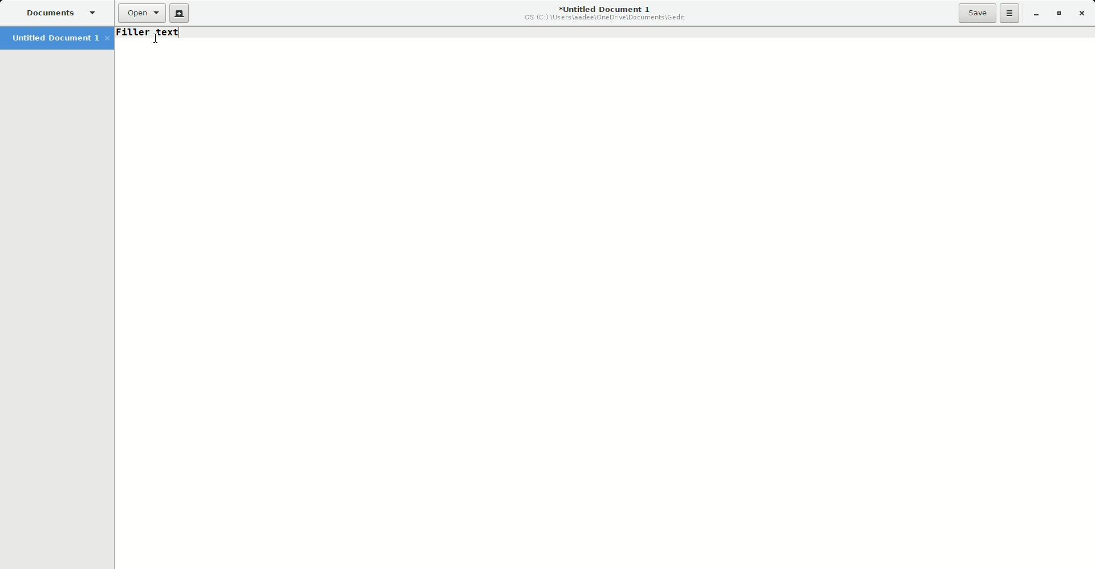 The image size is (1095, 569). I want to click on Minimize, so click(1035, 14).